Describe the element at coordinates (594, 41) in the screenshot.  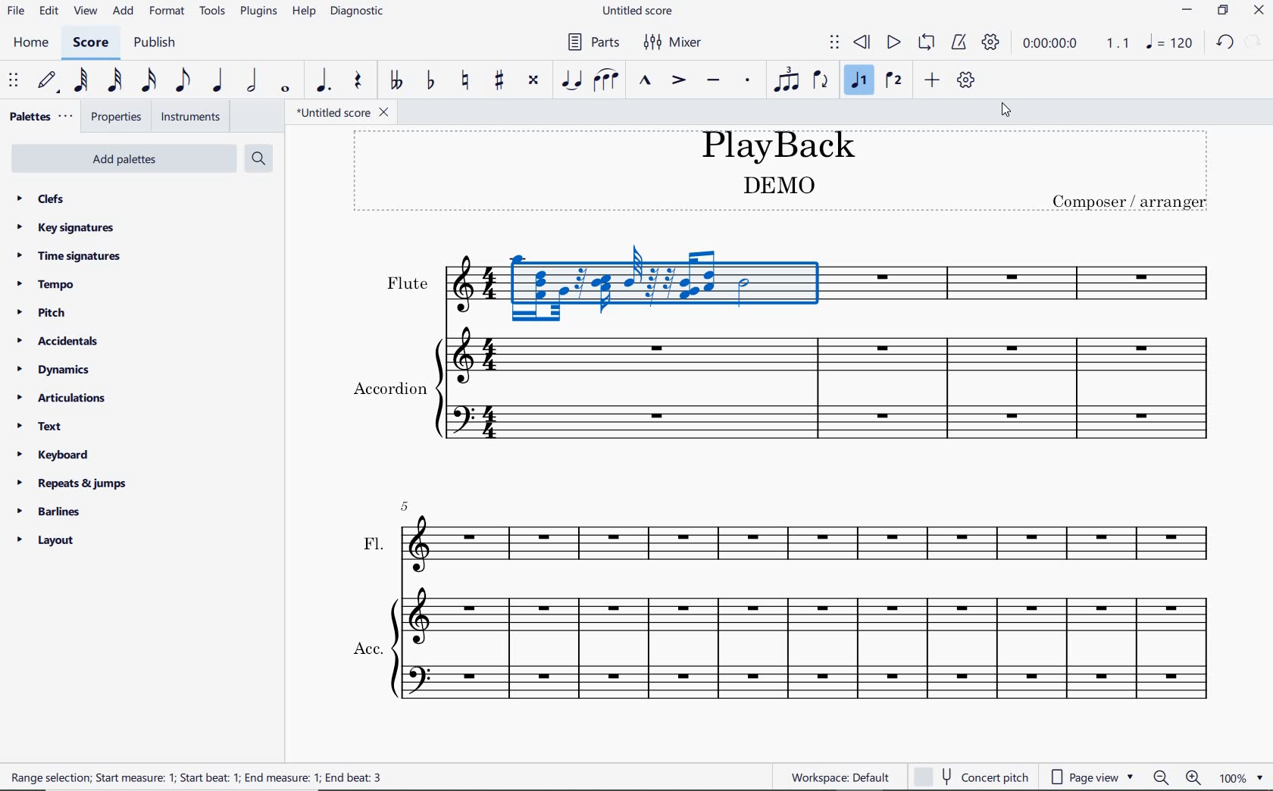
I see `parts` at that location.